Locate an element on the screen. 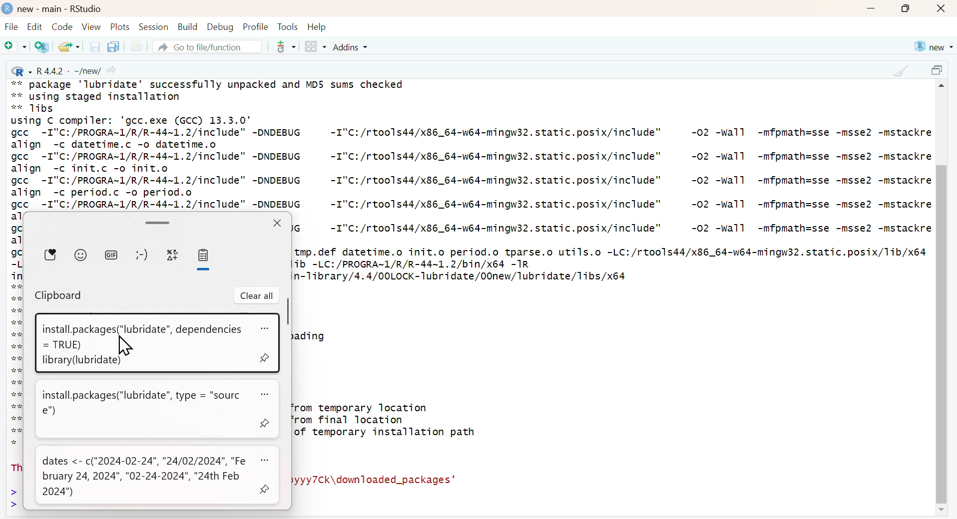  using C compiler: 'gcc.exe (GCC) 13.3.0°

gcc -I"C:/PROGRA~1/R/R-44~1.2/include" -DNDEBUG -I"C:/rtools44/x86_64-w64-mingw32.static.posix/include"” -02 -wall -mfpmath=sse -msse2 -mstackre
align -c datetime.c -o datetime.o

gcc -I"C:/PROGRA~1/R/R-44~1.2/include" -DNDEBUG -I"C:/rtools44/x86_64-w64-mingw32.static.posix/include"” -02 -wall -mfpmath=sse -msse2 -mstackre
align -c init.c -o init.o

gcc -I"C:/PROGRA~1/R/R-44~1.2/include" -DNDEBUG -I"C:/rtools44/x86_64-w64-mingw32.static.posix/include"” -02 -wall -mfpmath=sse -msse2 -mstackre
align -c period.c -o period.o

gcc -I"C:/PROGRA~1/R/R-44~1.2/include" -DNDEBUG -I"C:/rtools44/x86_64-w64-mingw32.static.posix/include"” -02 -wall -mfpmath=sse -msse2 -mstackre
align -c tparse.c -o tparse.o

gcc -I"C:/PROGRA~1/R/R-44~1.2/include"” -DNDEBUG -I"C:/rtools44/x86_64-w64-mingw32.static.posix/include"” -02 -wall -mfpmath=sse -msse2 -mstackre
align -c utils.c -o utils.o is located at coordinates (471, 162).